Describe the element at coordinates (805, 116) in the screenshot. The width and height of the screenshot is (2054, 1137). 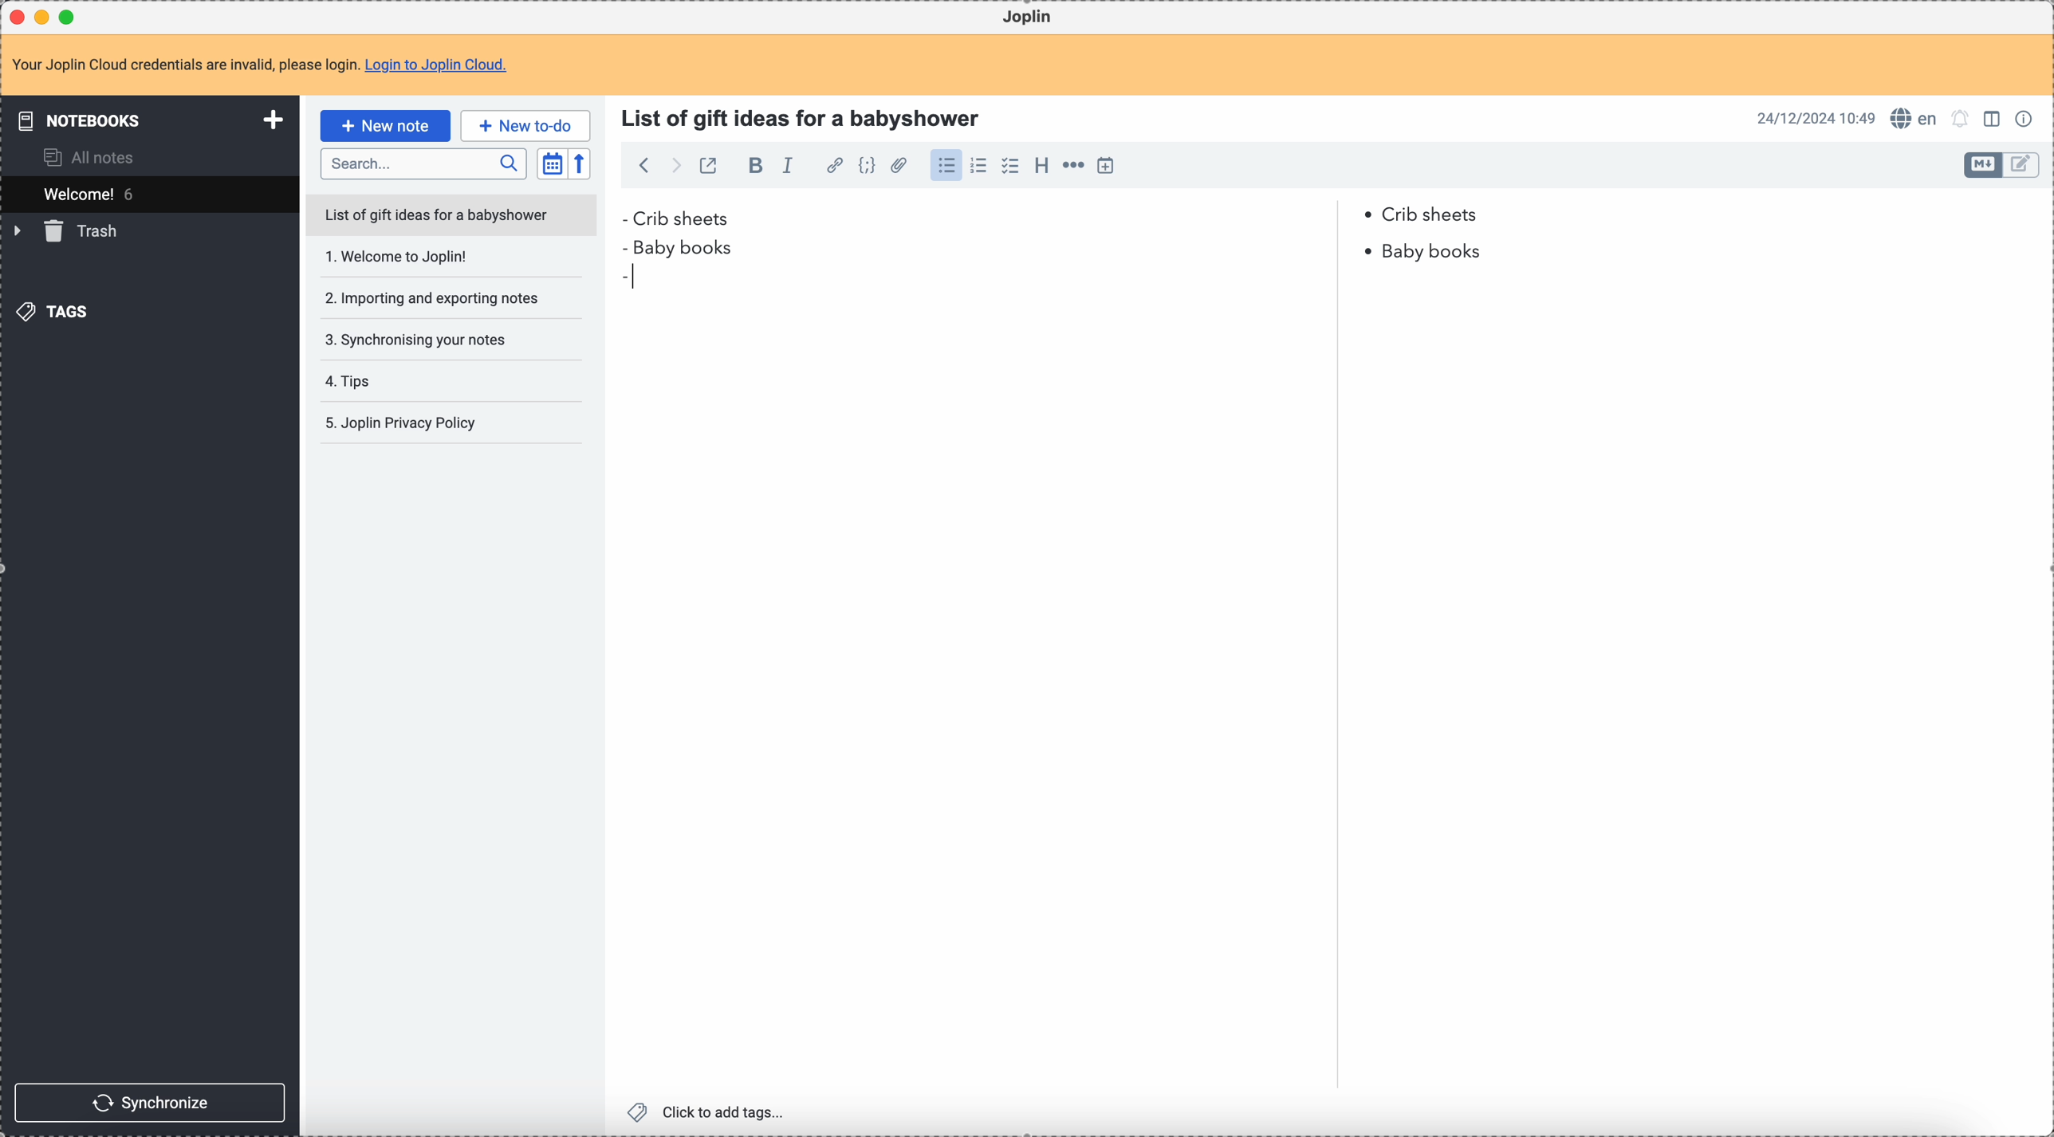
I see `title` at that location.